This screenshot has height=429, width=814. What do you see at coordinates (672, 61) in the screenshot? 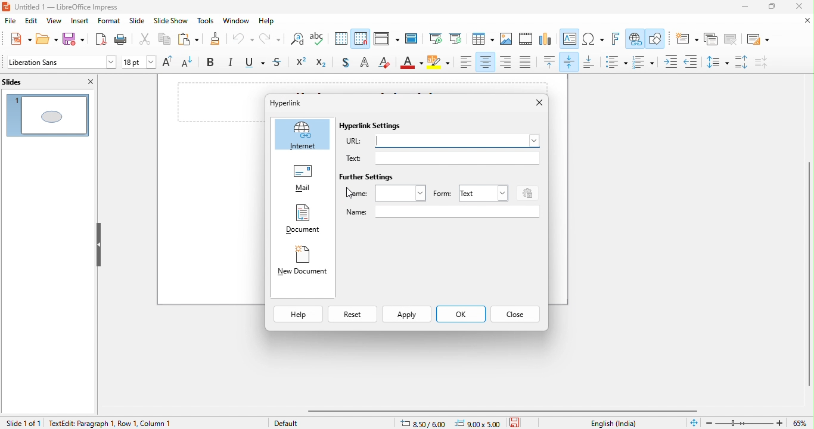
I see `increase indent` at bounding box center [672, 61].